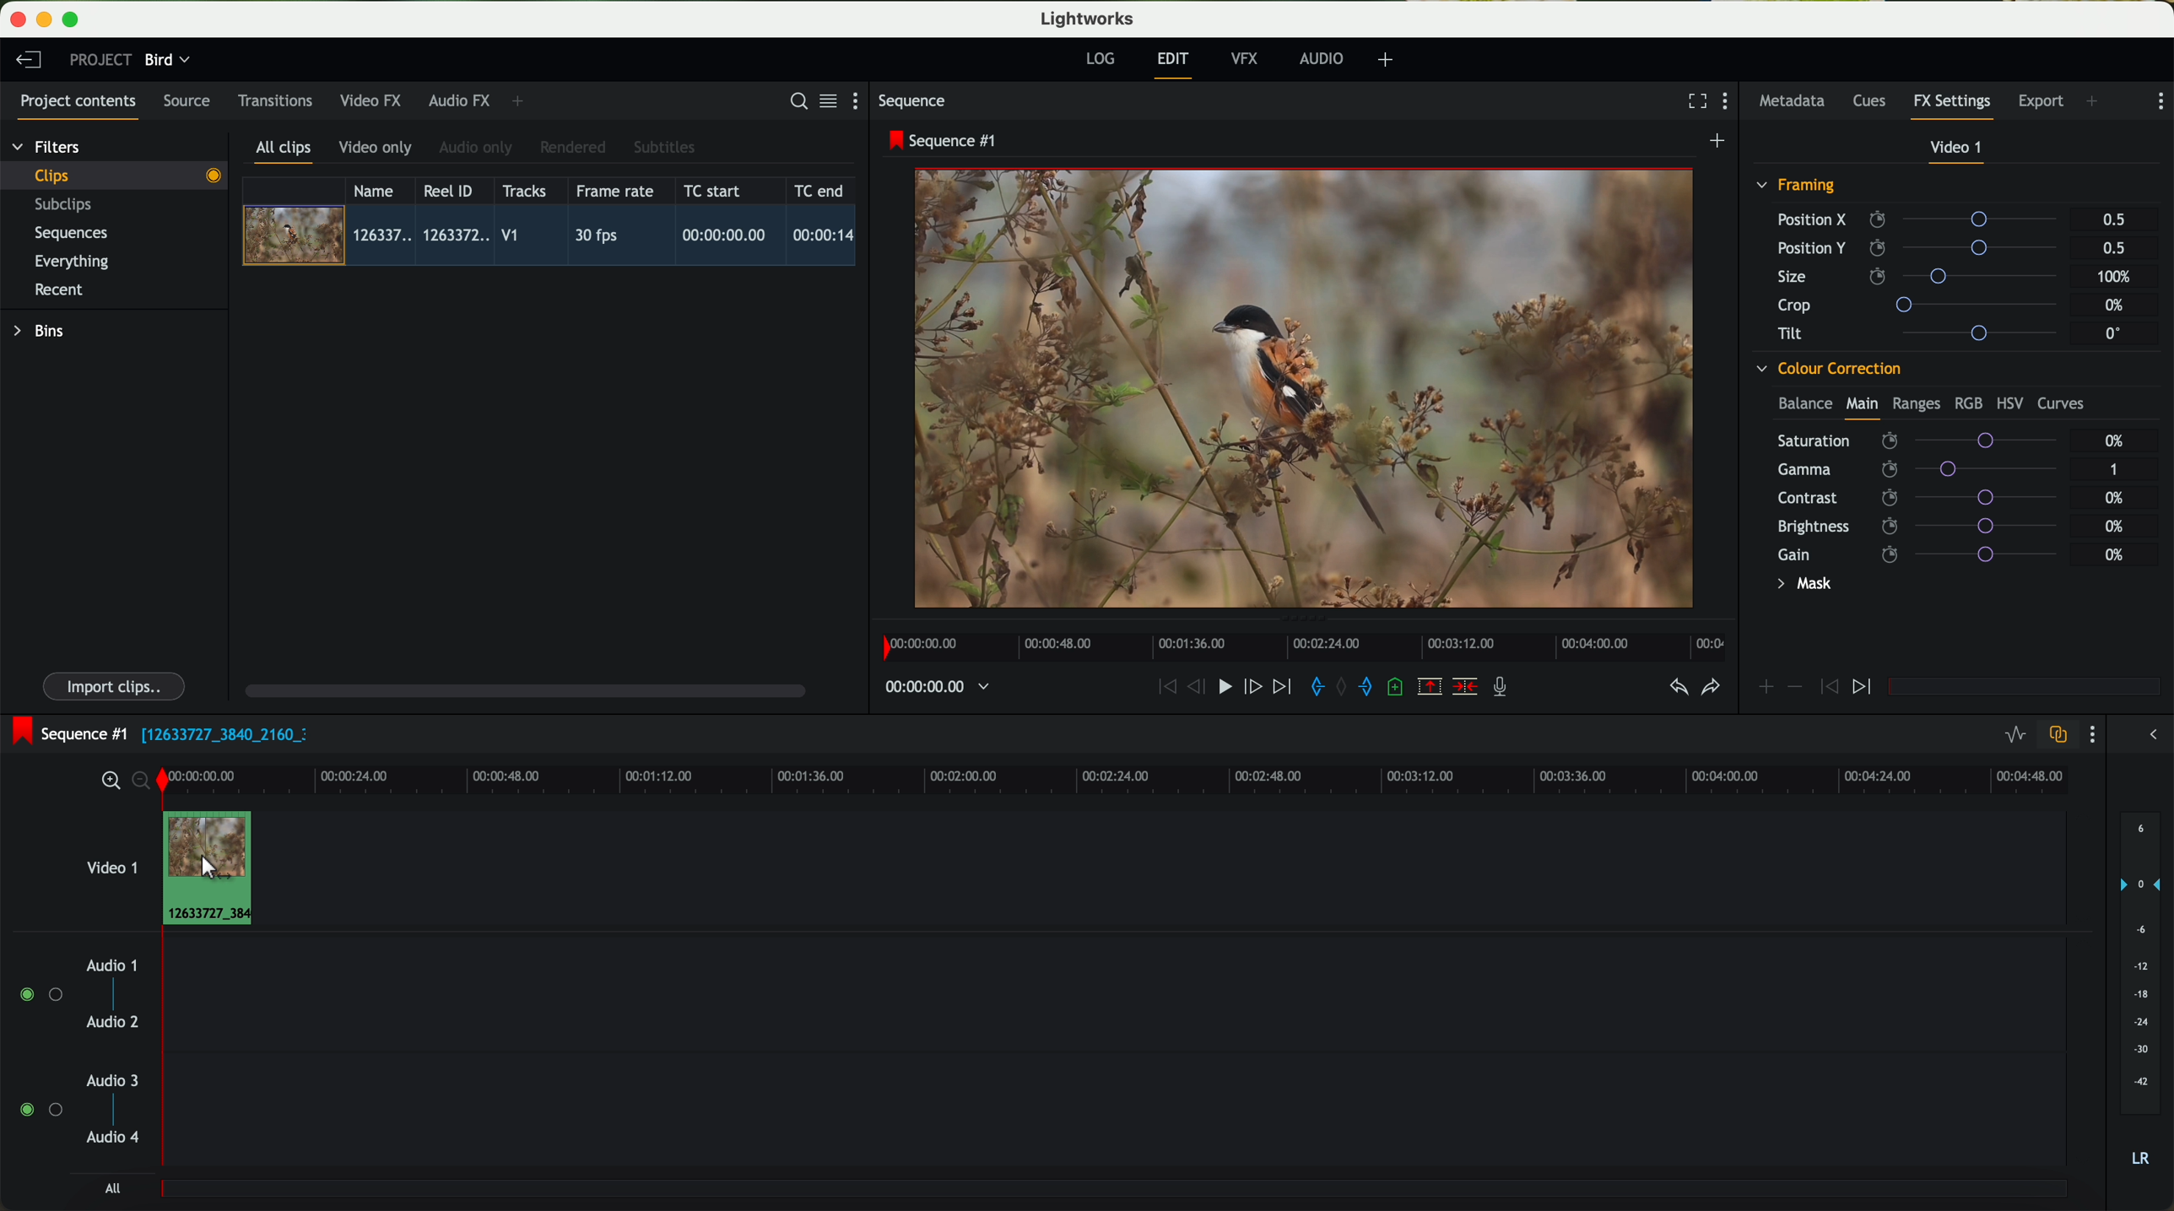 The image size is (2174, 1211). I want to click on click on video, so click(554, 238).